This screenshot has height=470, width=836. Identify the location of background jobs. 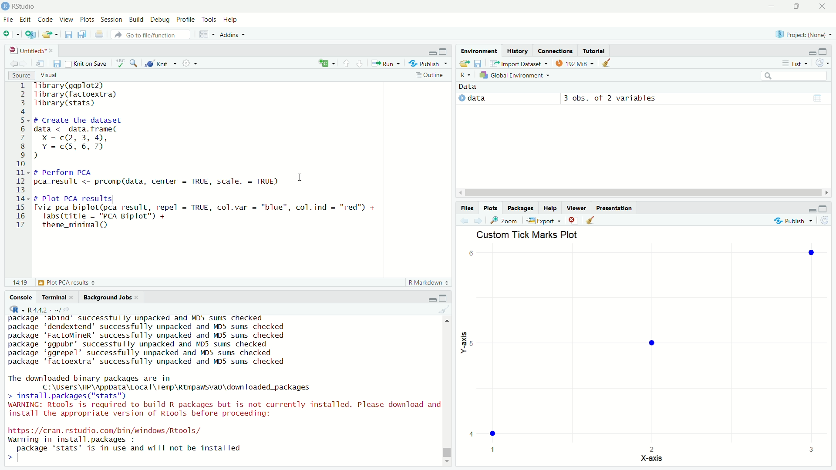
(111, 297).